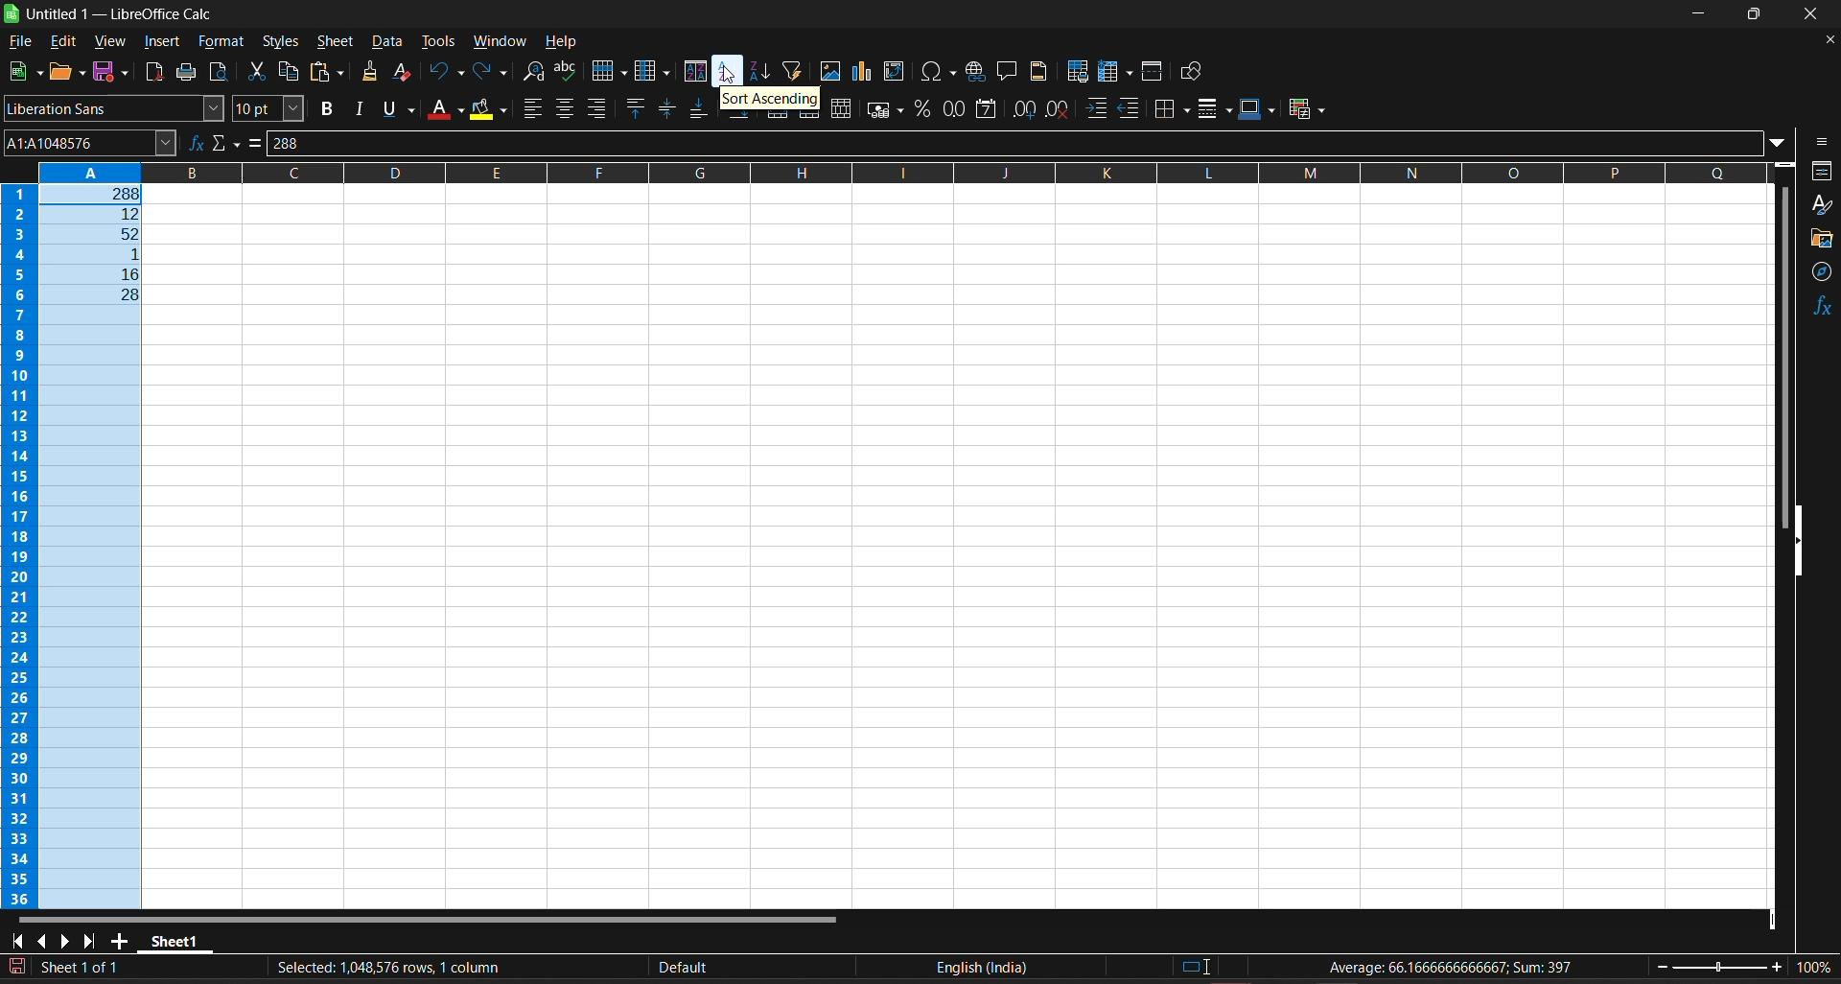 The image size is (1841, 984). What do you see at coordinates (109, 43) in the screenshot?
I see `view` at bounding box center [109, 43].